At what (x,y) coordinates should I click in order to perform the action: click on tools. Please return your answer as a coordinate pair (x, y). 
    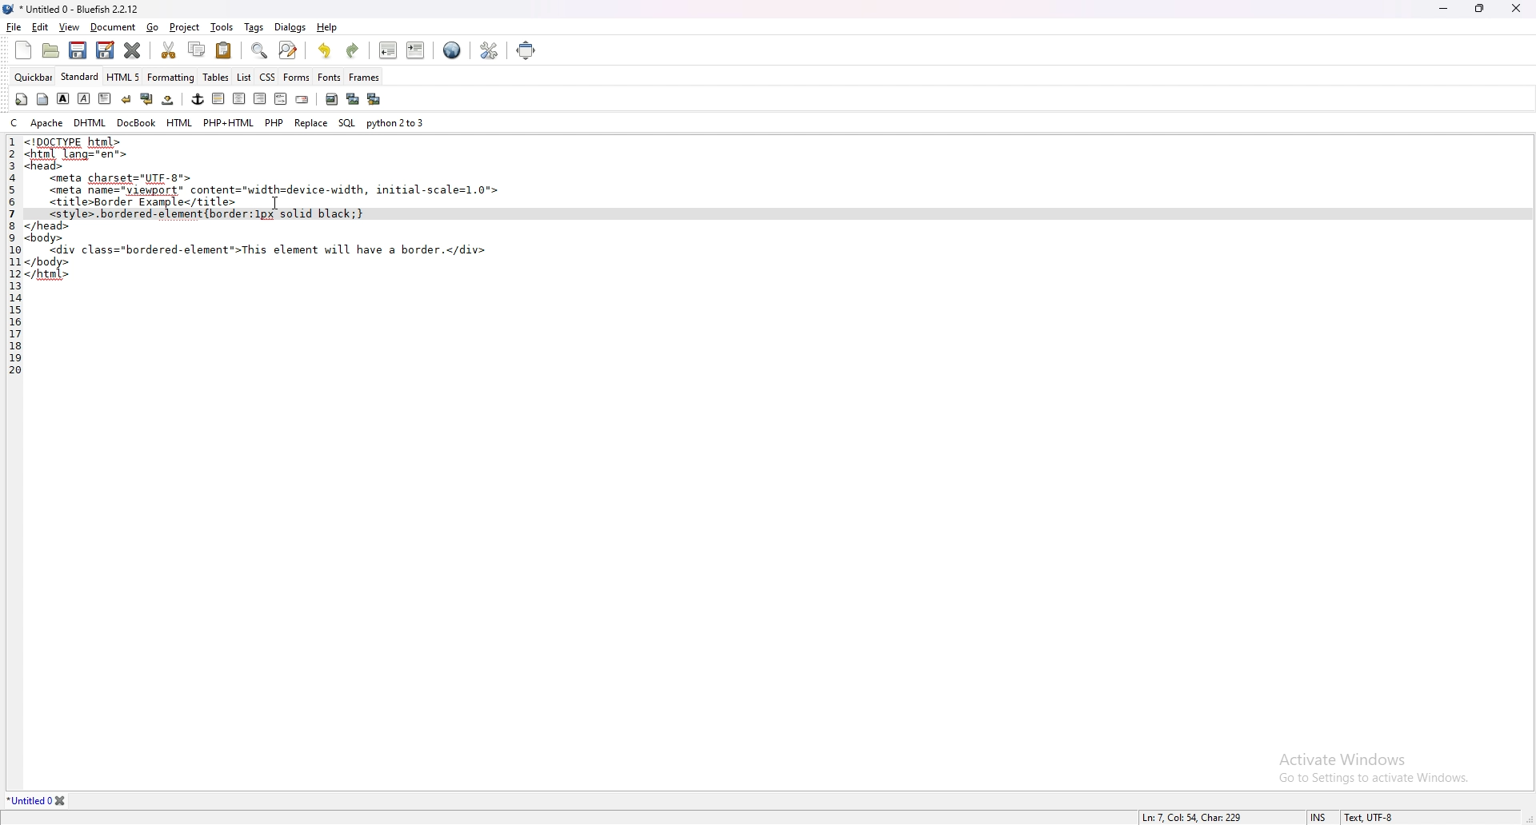
    Looking at the image, I should click on (222, 27).